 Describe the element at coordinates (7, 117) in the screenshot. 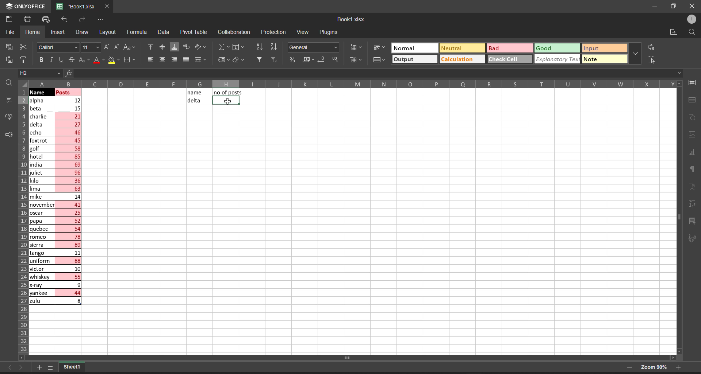

I see `spell checking` at that location.